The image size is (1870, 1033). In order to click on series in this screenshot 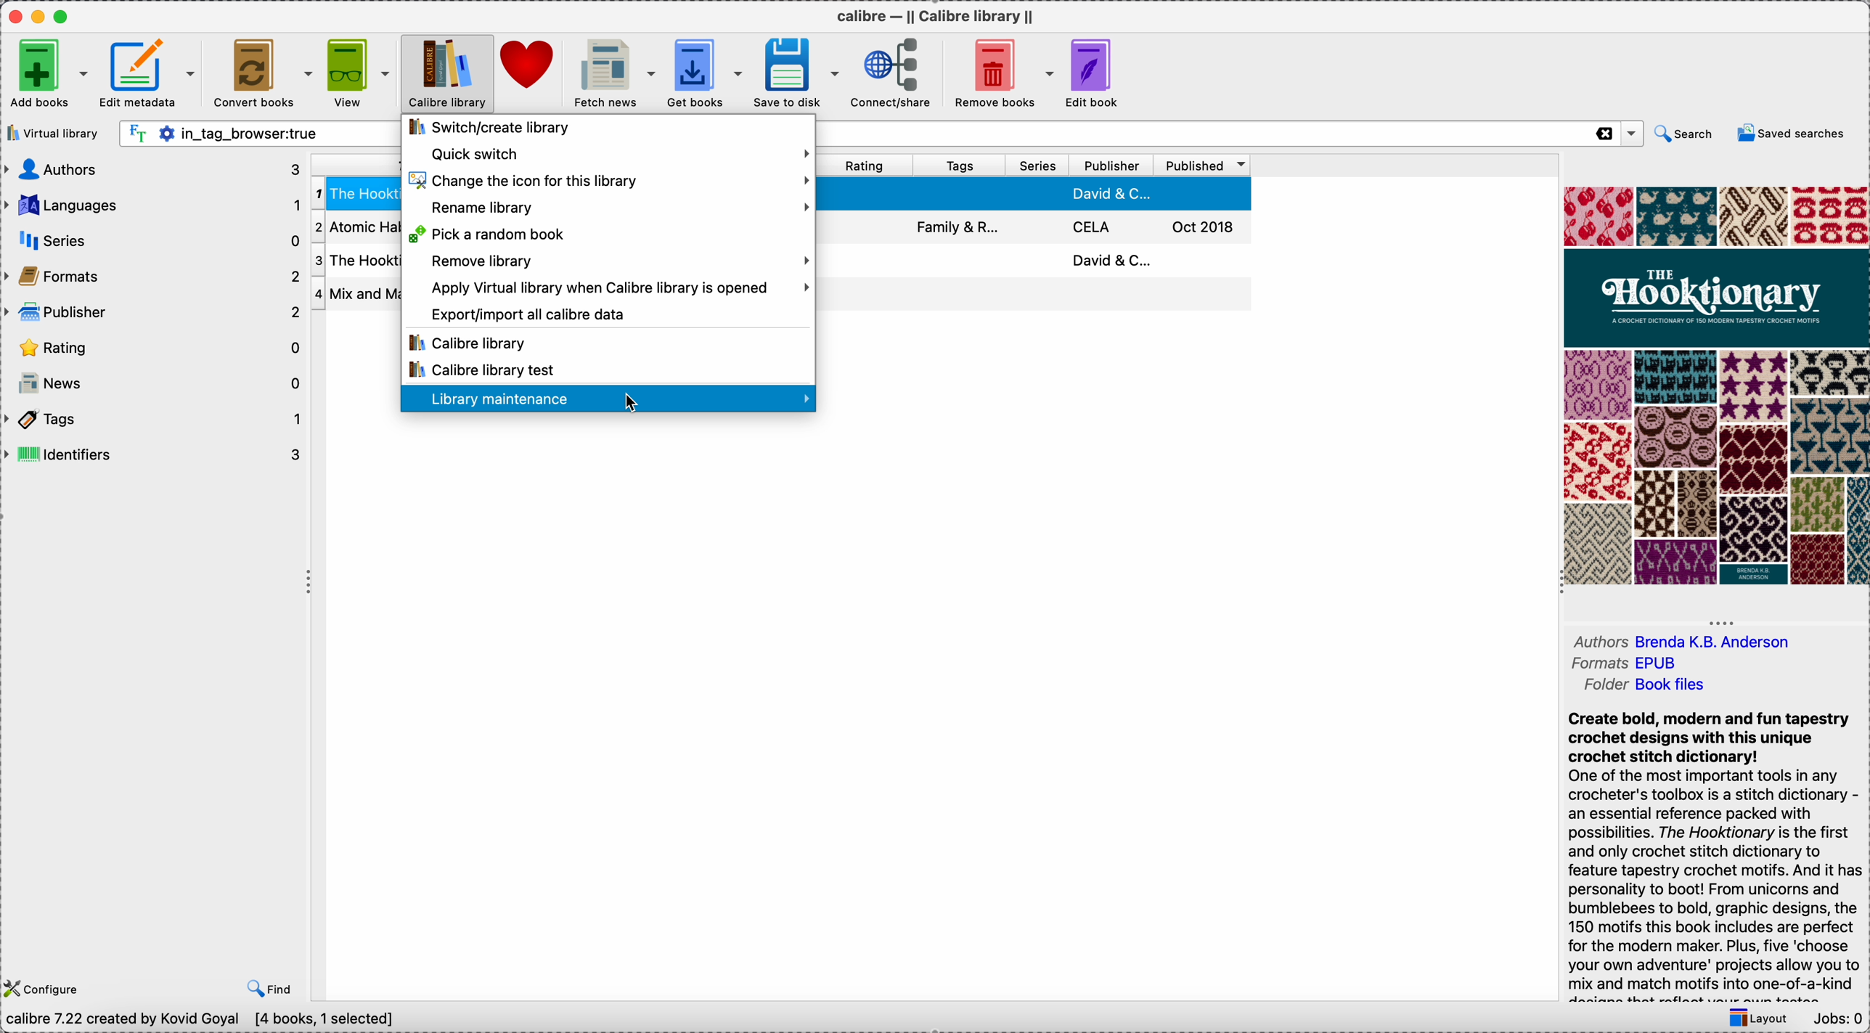, I will do `click(1035, 167)`.